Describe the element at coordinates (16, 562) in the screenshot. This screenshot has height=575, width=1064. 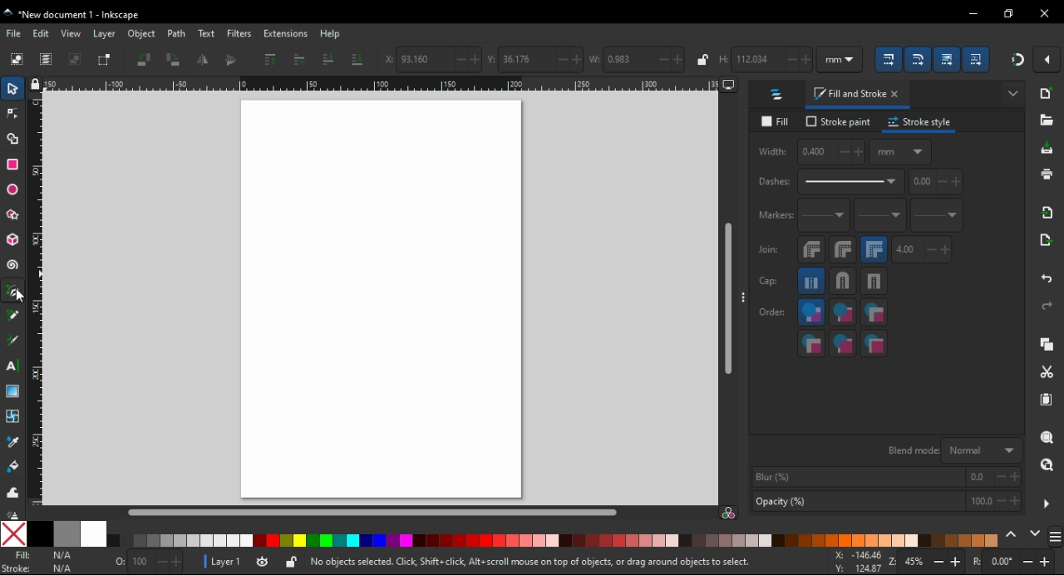
I see `Fill Stroke` at that location.